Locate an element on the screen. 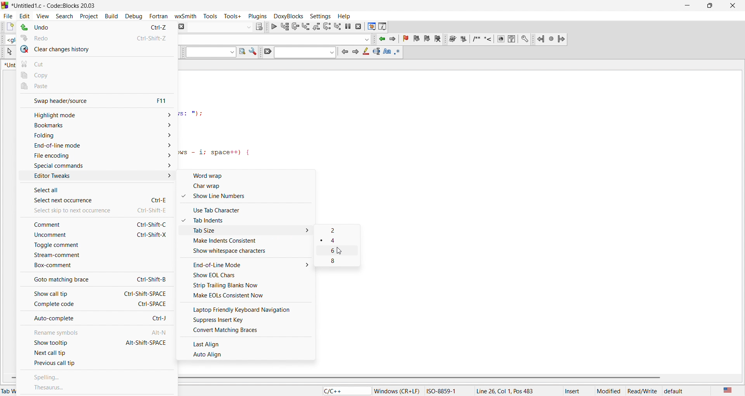 The image size is (745, 396). char wrap is located at coordinates (250, 188).